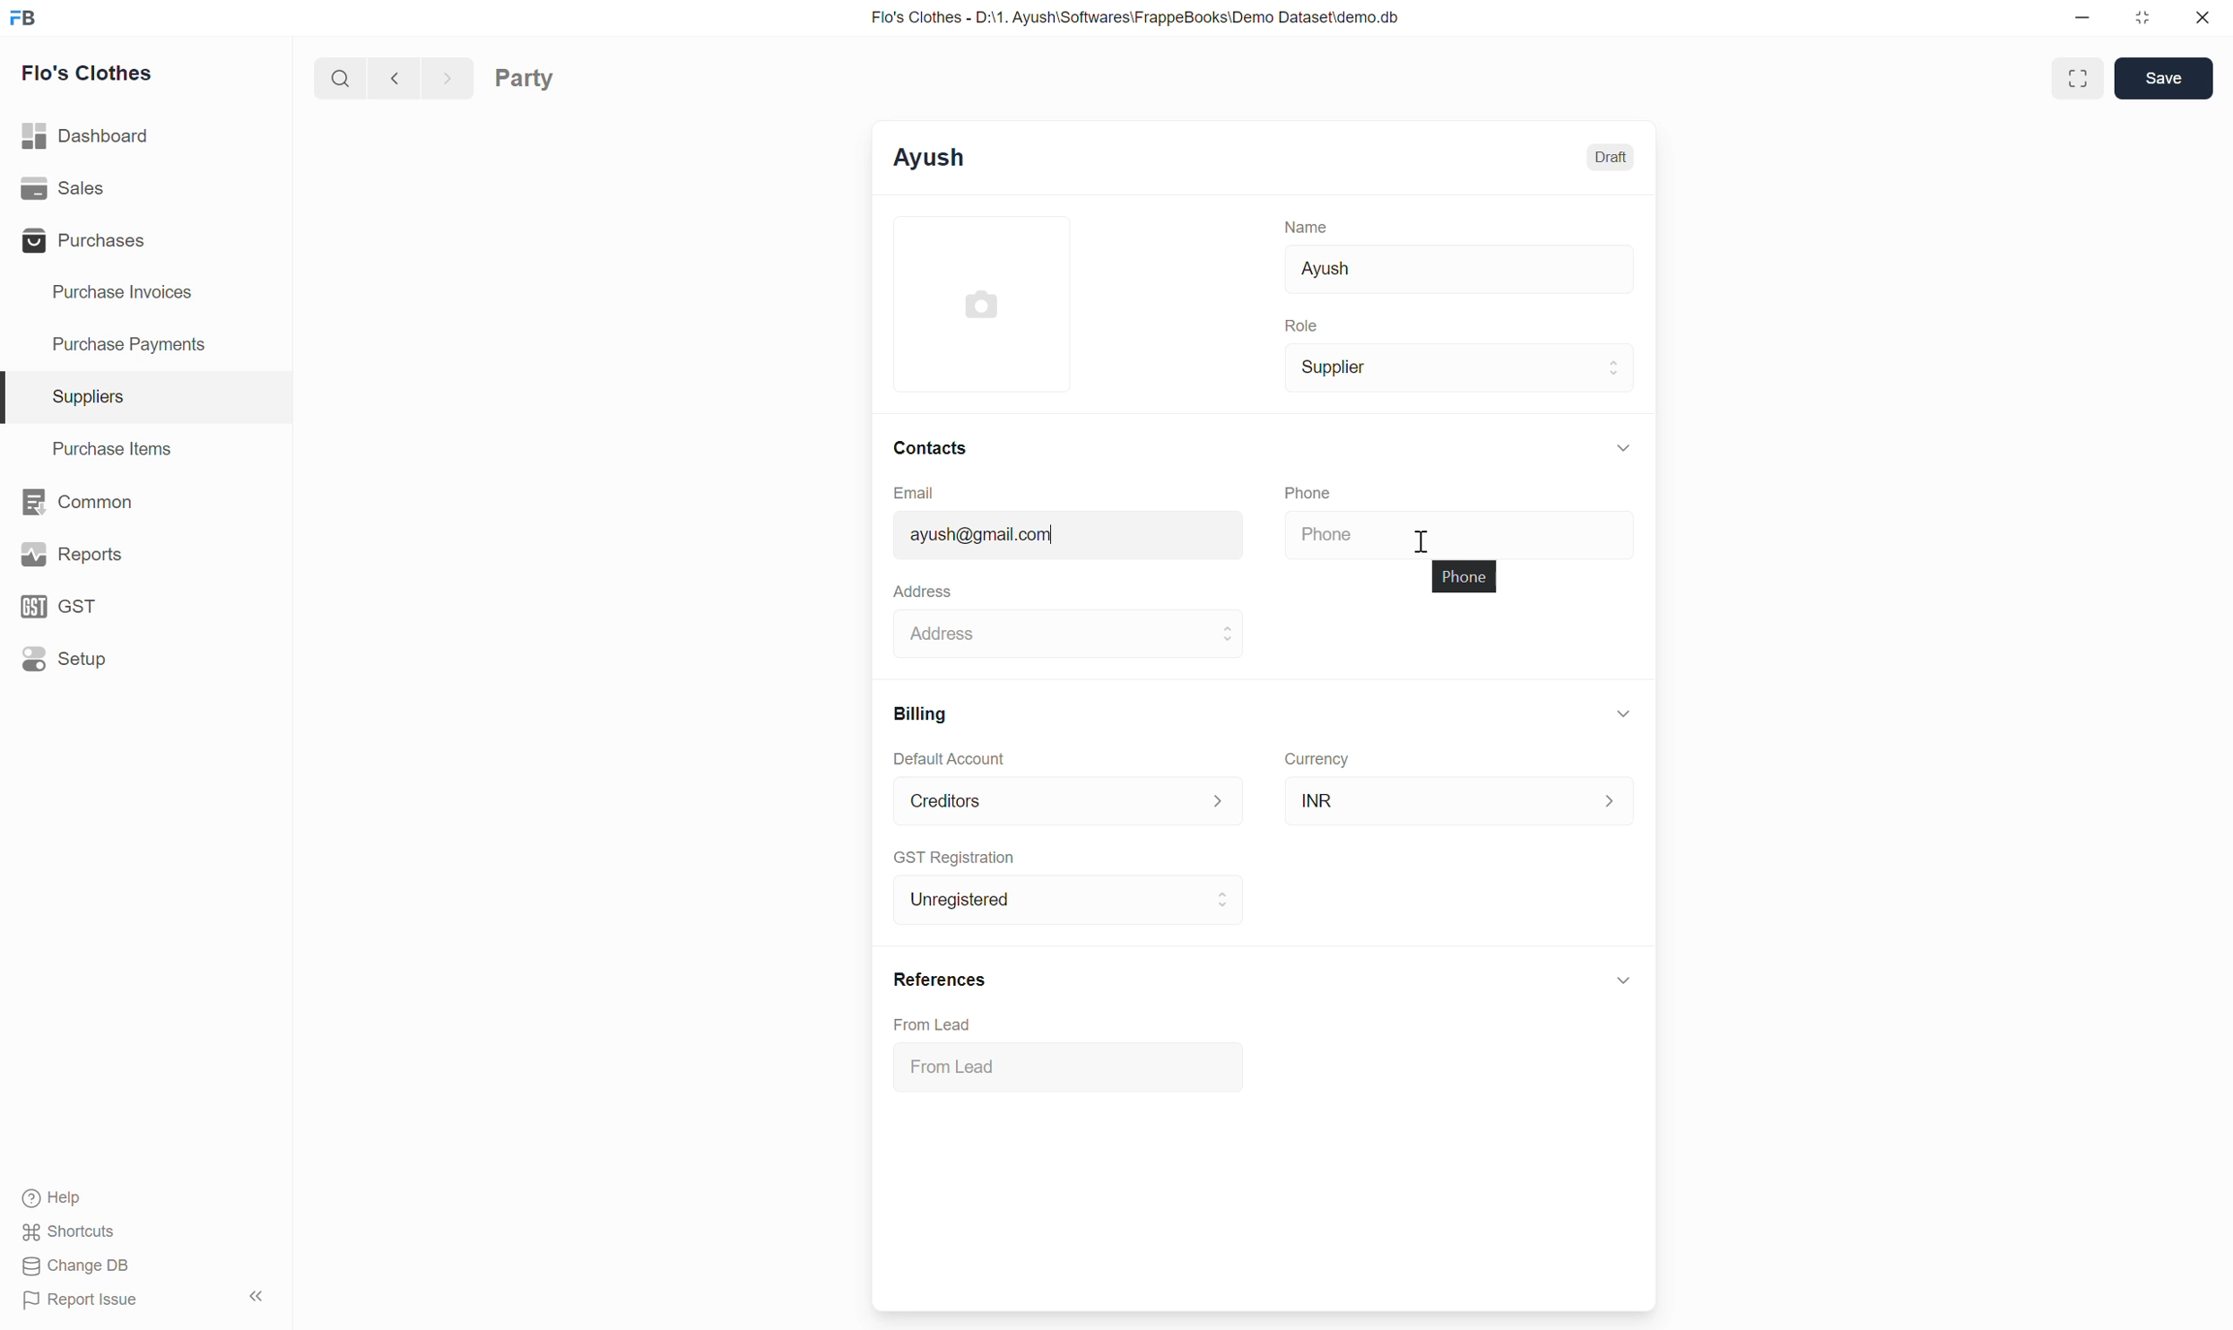 The width and height of the screenshot is (2233, 1330). Describe the element at coordinates (146, 449) in the screenshot. I see `Purchase Items` at that location.